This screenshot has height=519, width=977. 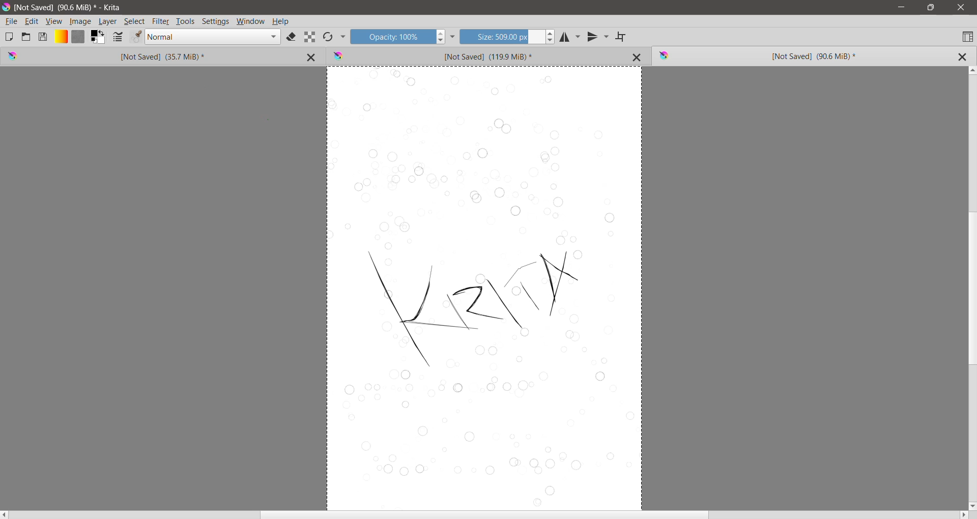 I want to click on Close Tab, so click(x=312, y=56).